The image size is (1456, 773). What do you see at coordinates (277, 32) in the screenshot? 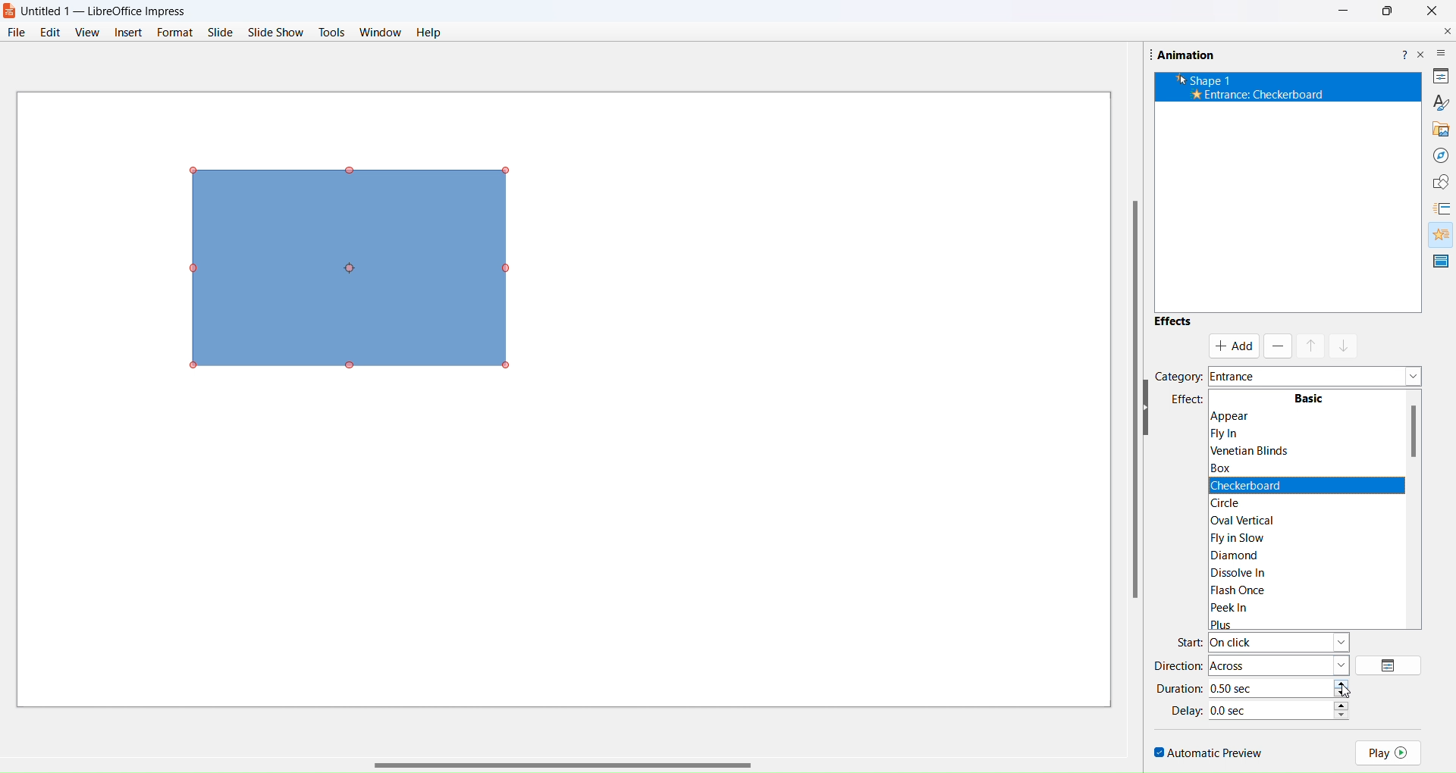
I see `slide show` at bounding box center [277, 32].